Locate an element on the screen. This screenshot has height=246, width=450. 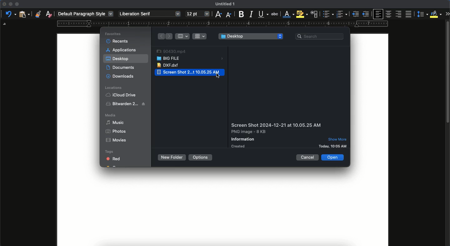
indented is located at coordinates (355, 15).